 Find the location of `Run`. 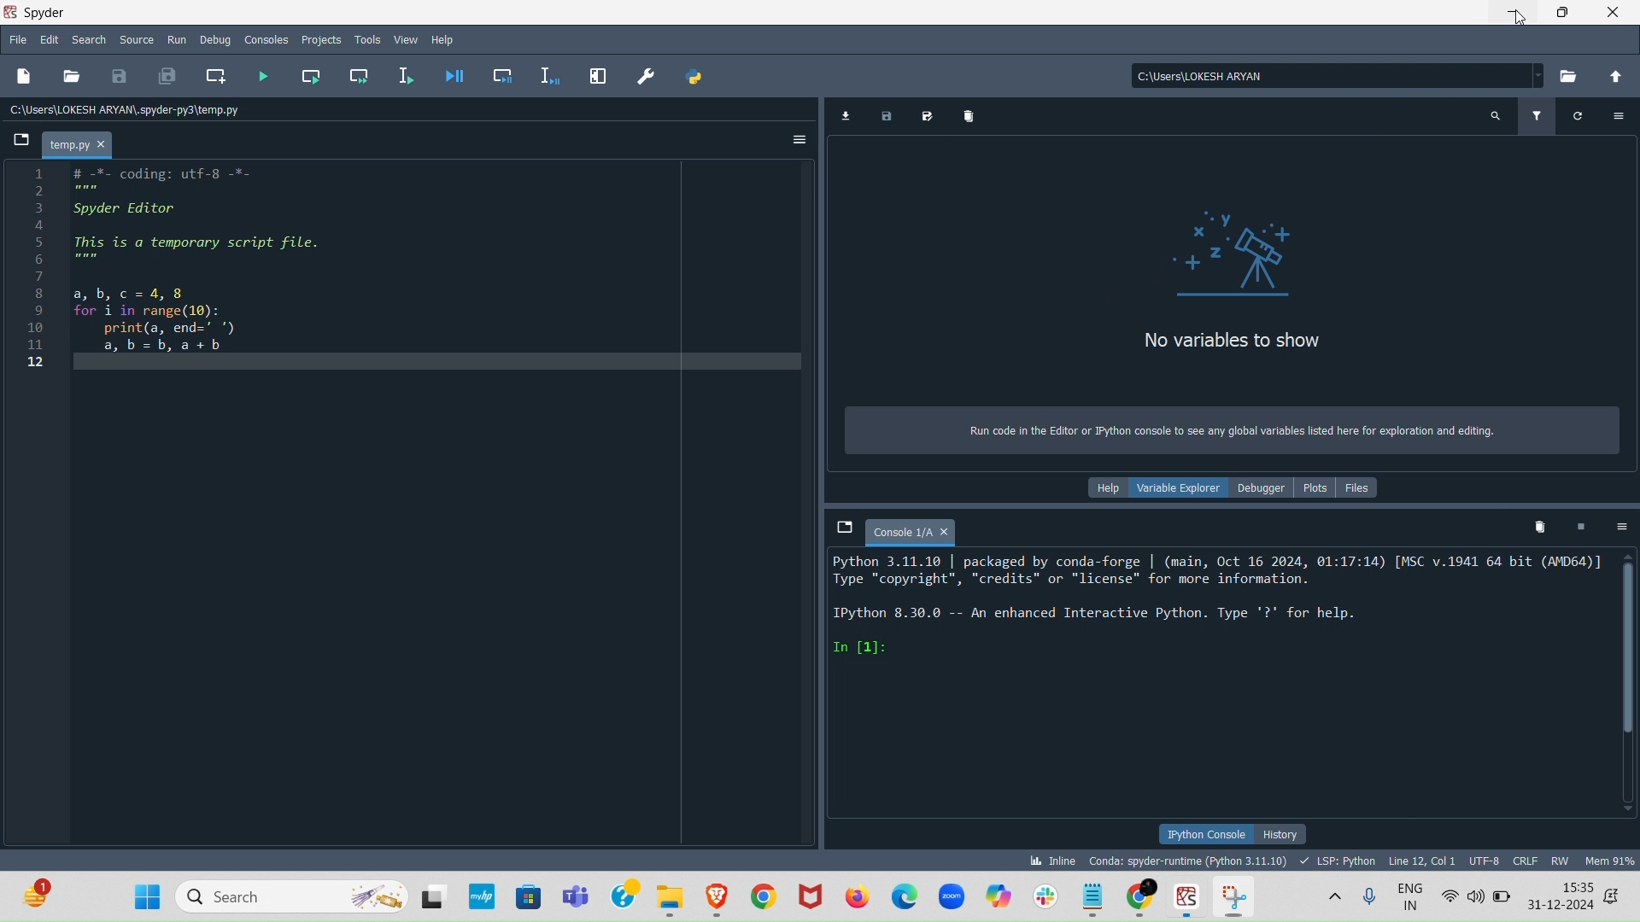

Run is located at coordinates (176, 36).